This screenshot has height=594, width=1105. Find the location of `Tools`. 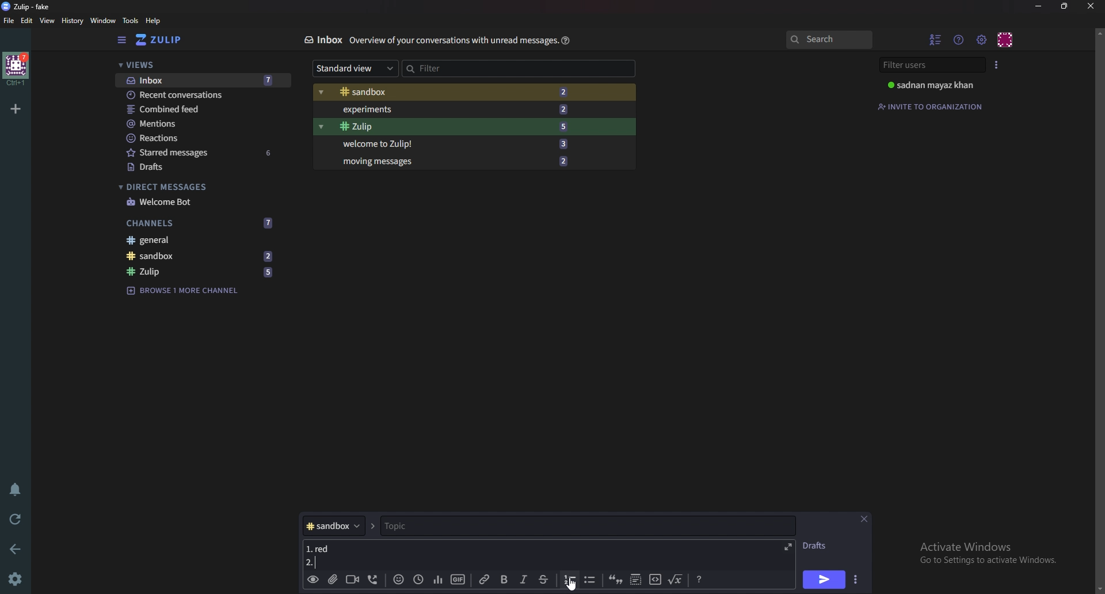

Tools is located at coordinates (130, 20).